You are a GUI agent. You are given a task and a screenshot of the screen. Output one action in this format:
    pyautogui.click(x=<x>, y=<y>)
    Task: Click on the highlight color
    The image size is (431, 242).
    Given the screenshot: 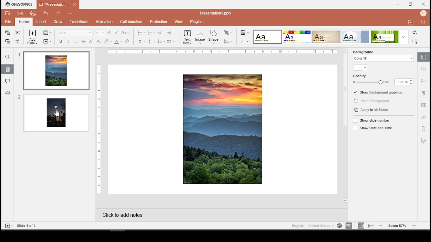 What is the action you would take?
    pyautogui.click(x=108, y=41)
    